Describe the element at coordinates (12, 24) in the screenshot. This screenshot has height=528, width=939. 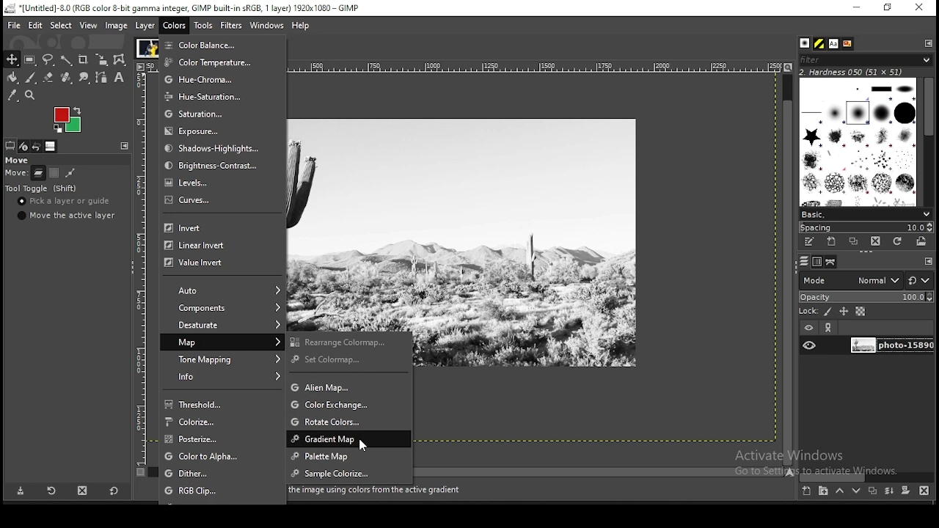
I see `file` at that location.